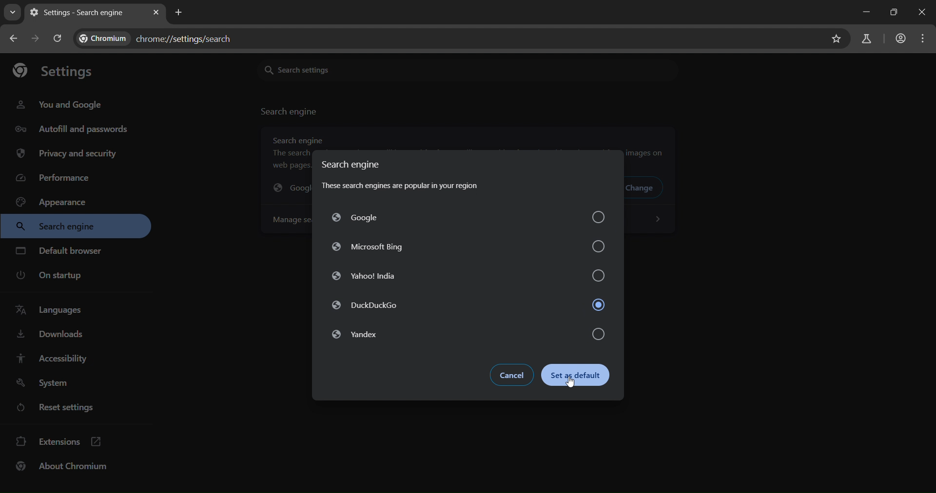  Describe the element at coordinates (16, 39) in the screenshot. I see `go back 1 page` at that location.